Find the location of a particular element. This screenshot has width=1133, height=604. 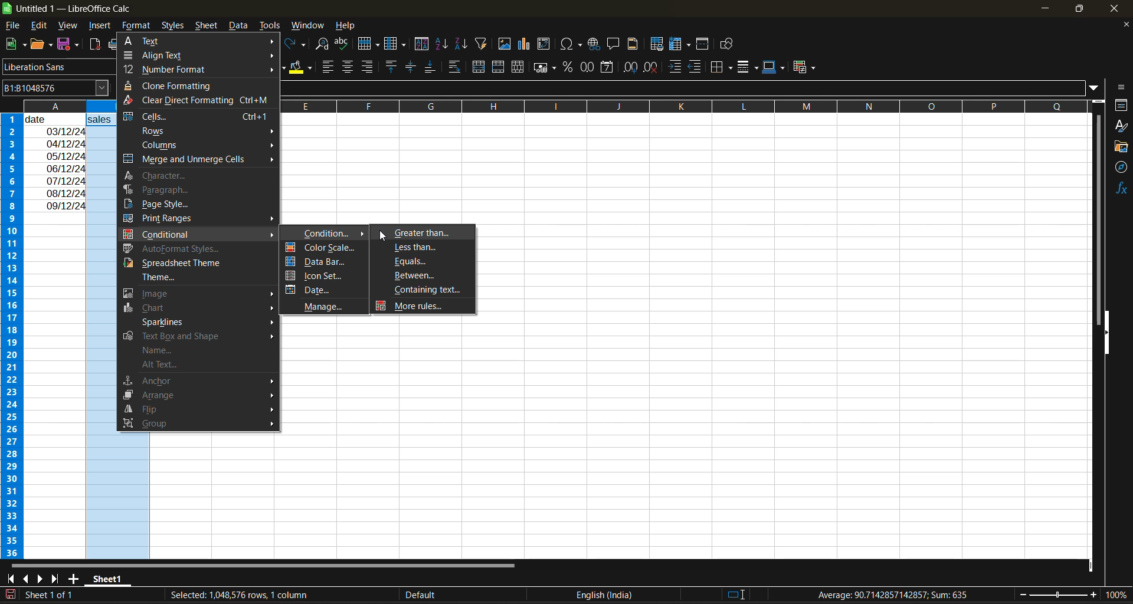

new is located at coordinates (14, 44).